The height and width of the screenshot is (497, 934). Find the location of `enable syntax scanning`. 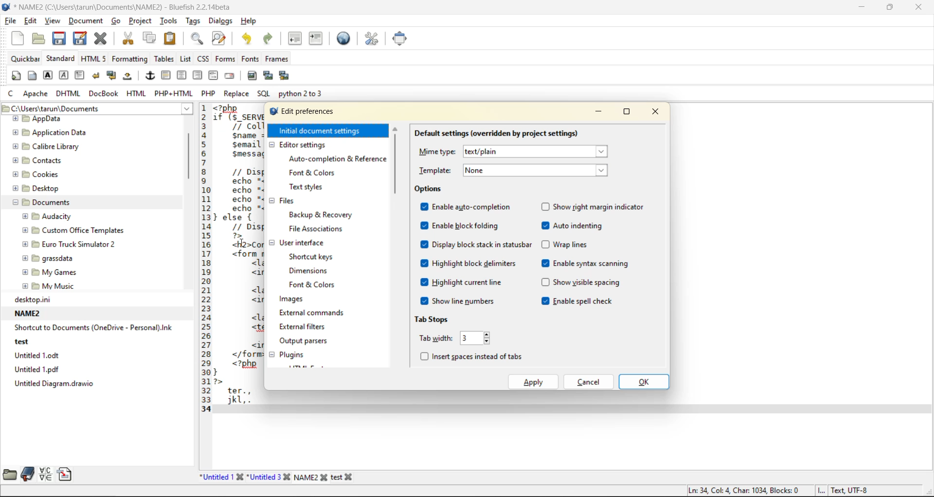

enable syntax scanning is located at coordinates (590, 264).